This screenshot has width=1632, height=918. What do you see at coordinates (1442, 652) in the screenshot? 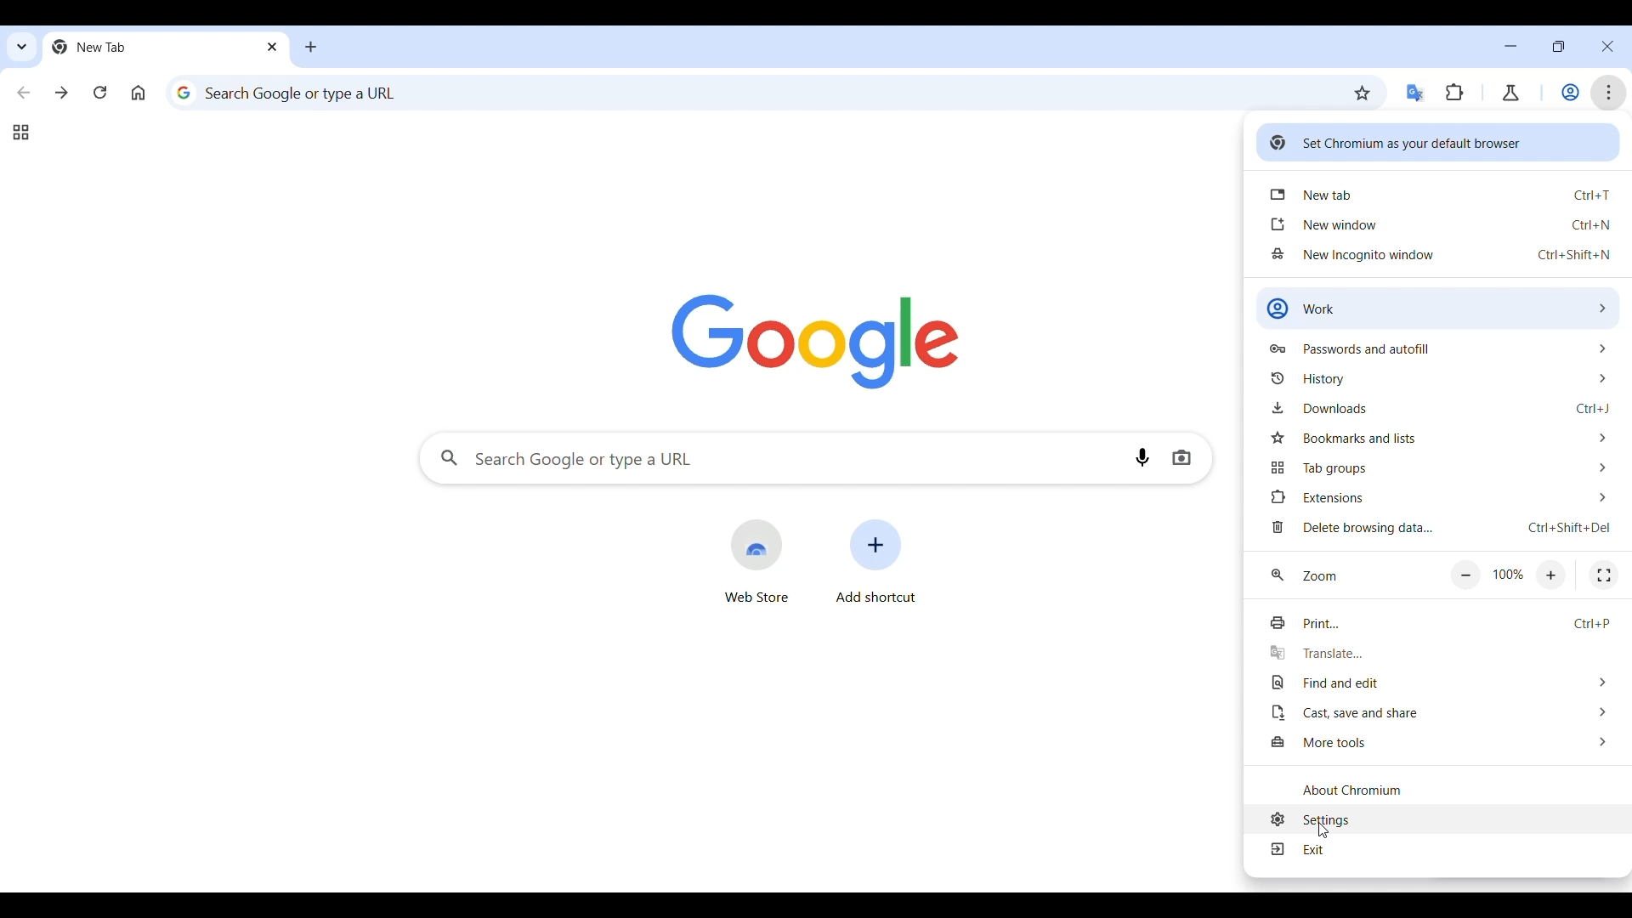
I see `Translate` at bounding box center [1442, 652].